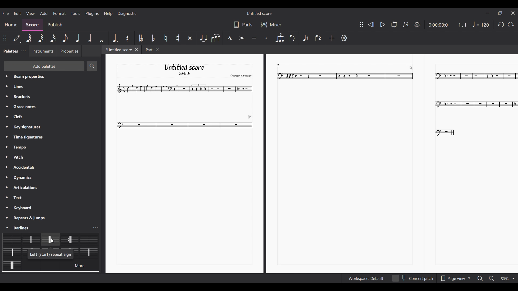 Image resolution: width=518 pixels, height=291 pixels. Describe the element at coordinates (243, 25) in the screenshot. I see `Parts settings` at that location.